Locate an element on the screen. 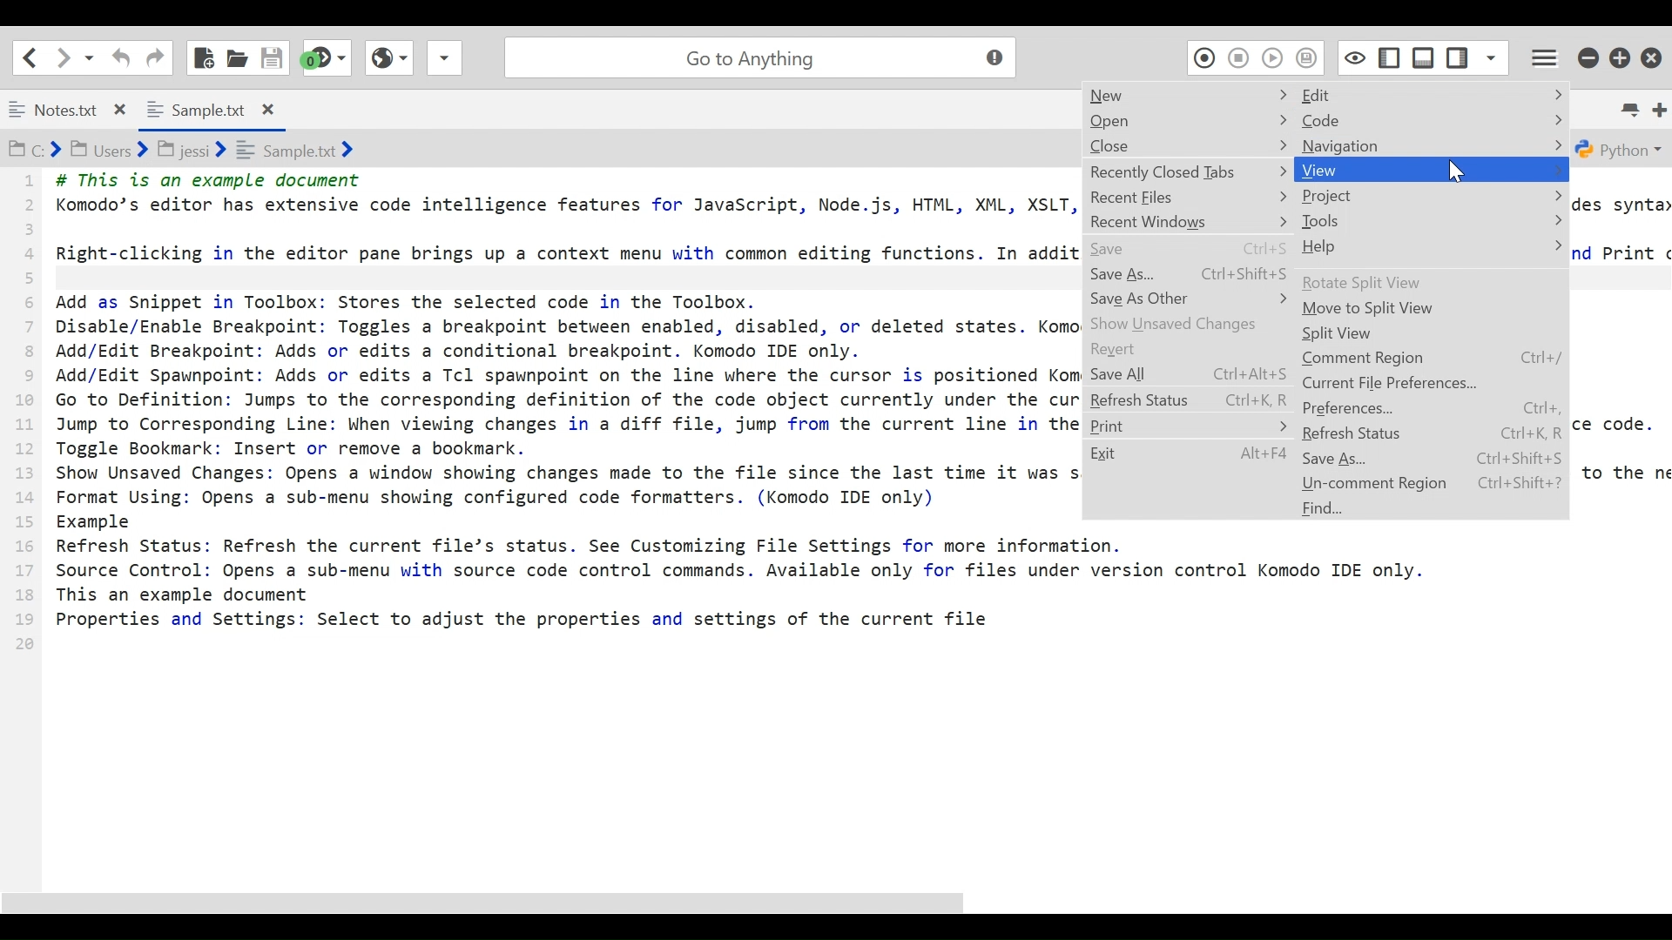  Split View is located at coordinates (1430, 334).